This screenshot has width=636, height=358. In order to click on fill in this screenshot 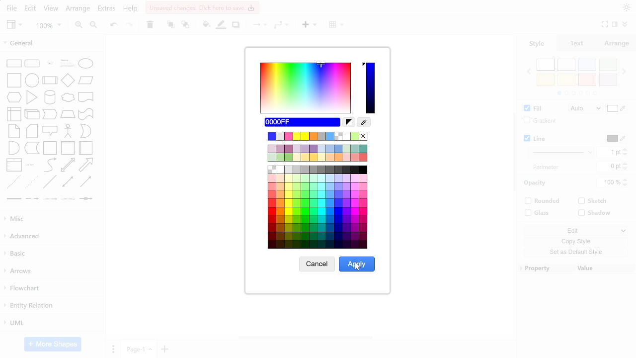, I will do `click(532, 109)`.